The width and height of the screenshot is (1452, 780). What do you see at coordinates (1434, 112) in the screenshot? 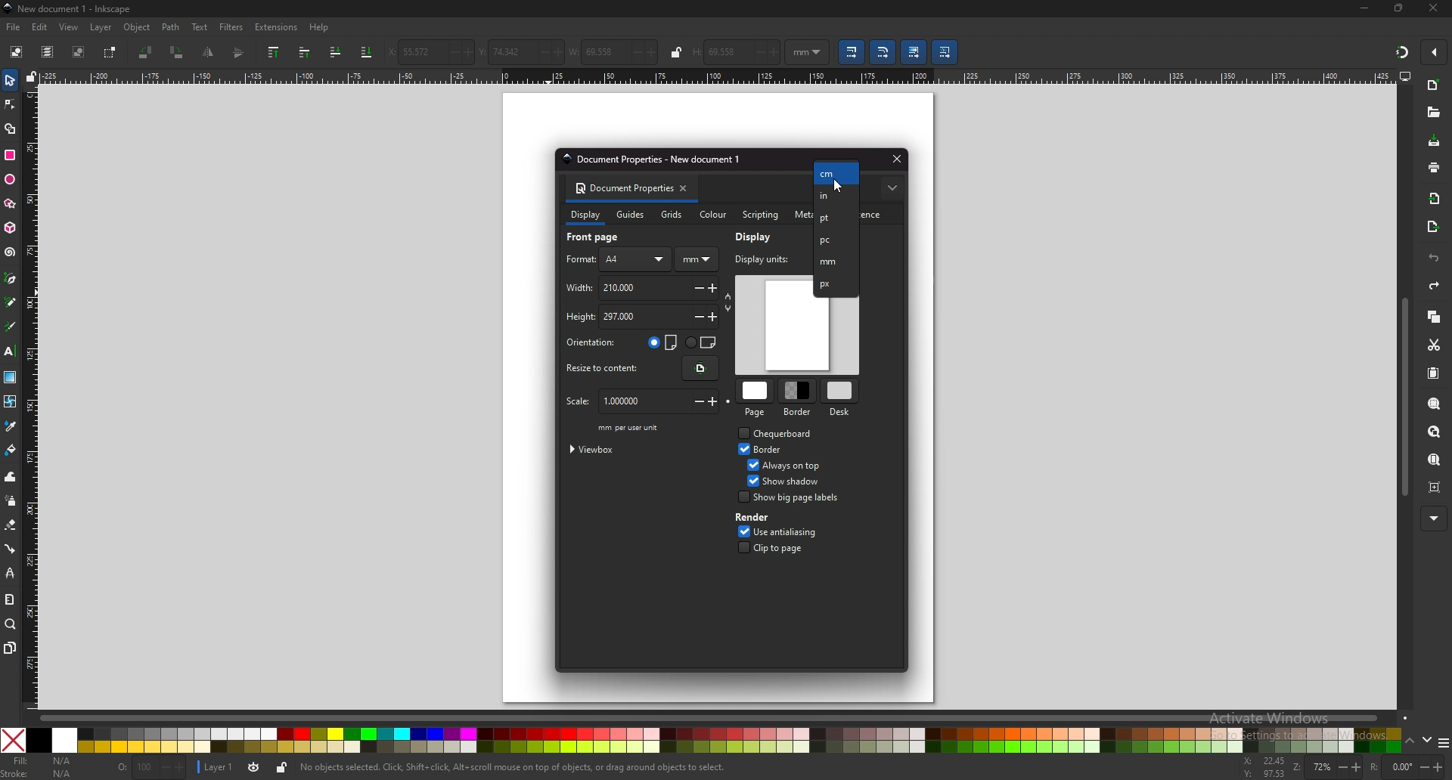
I see `open` at bounding box center [1434, 112].